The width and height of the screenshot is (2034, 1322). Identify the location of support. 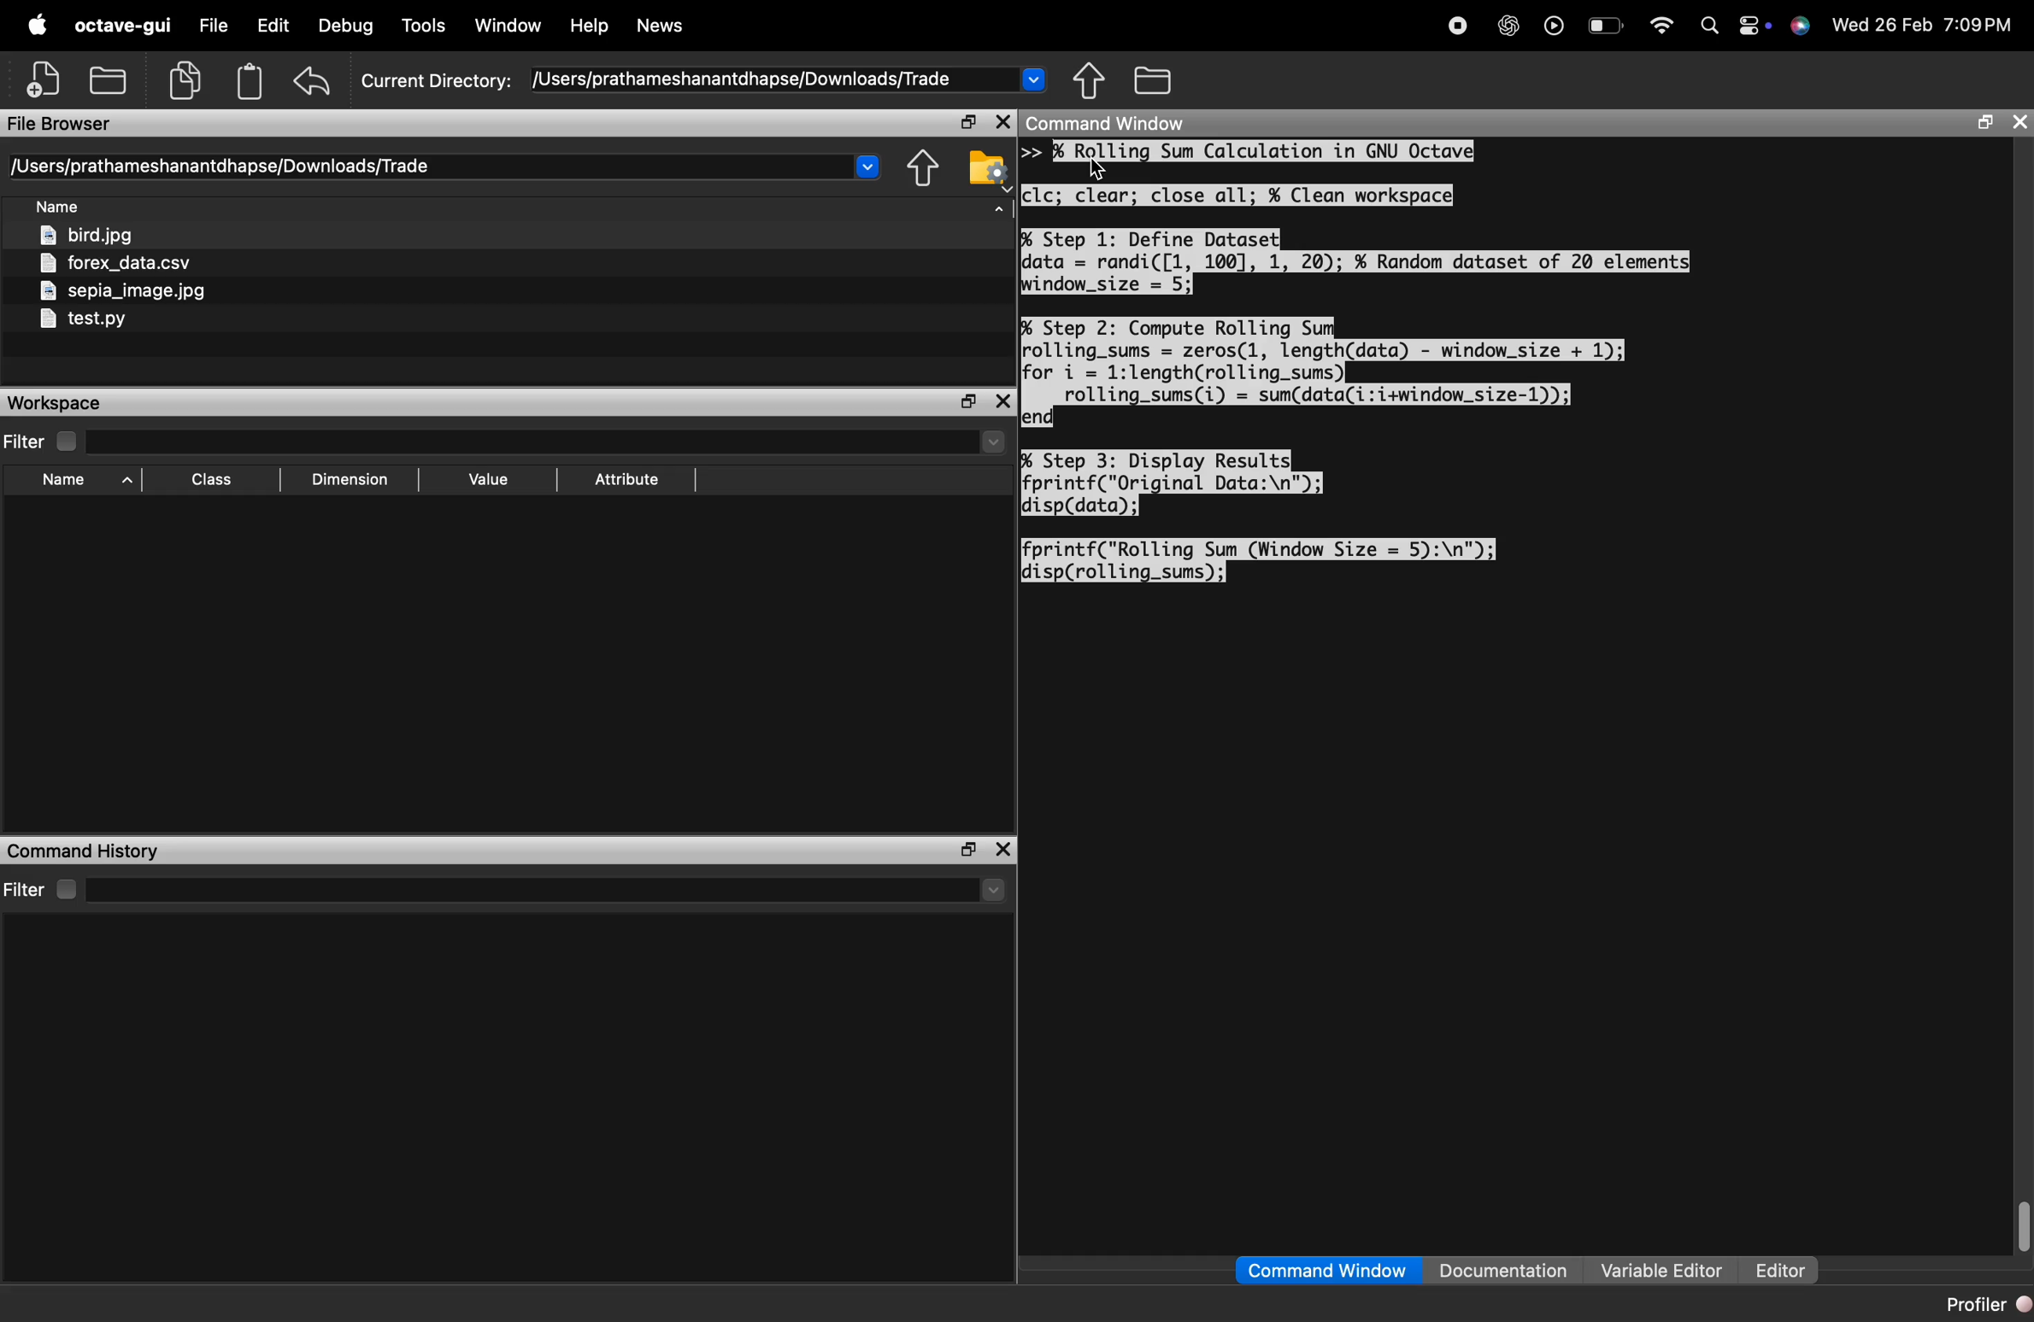
(1806, 29).